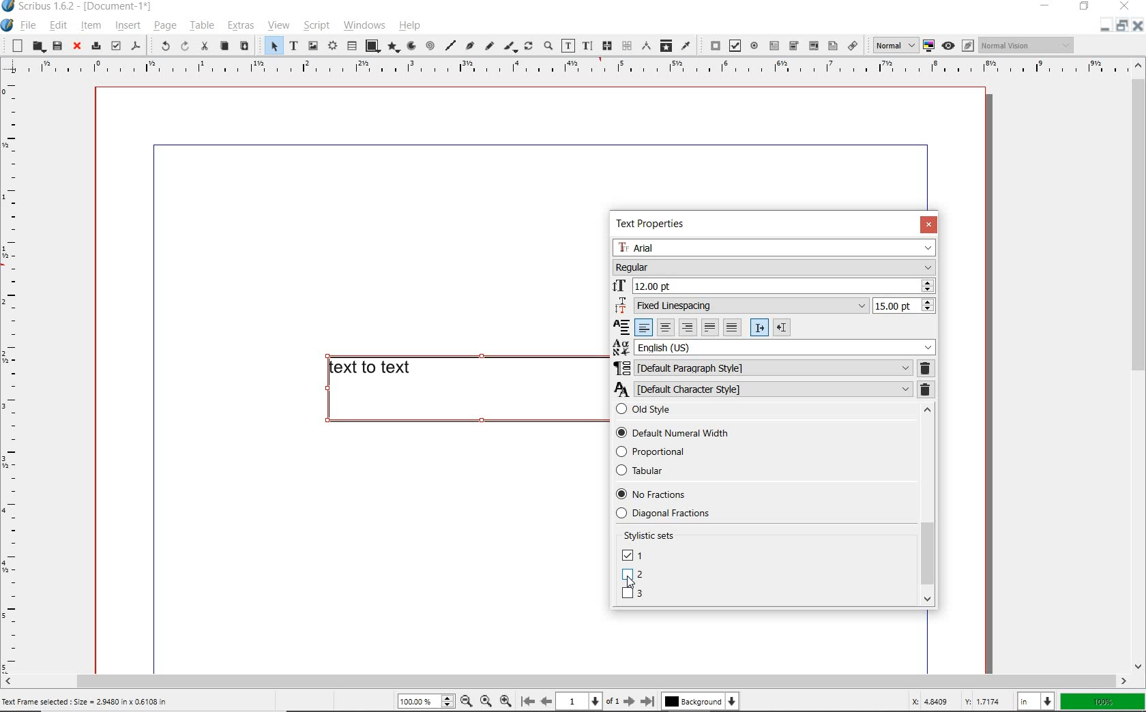 The image size is (1146, 712). What do you see at coordinates (568, 46) in the screenshot?
I see `edit contents of frame` at bounding box center [568, 46].